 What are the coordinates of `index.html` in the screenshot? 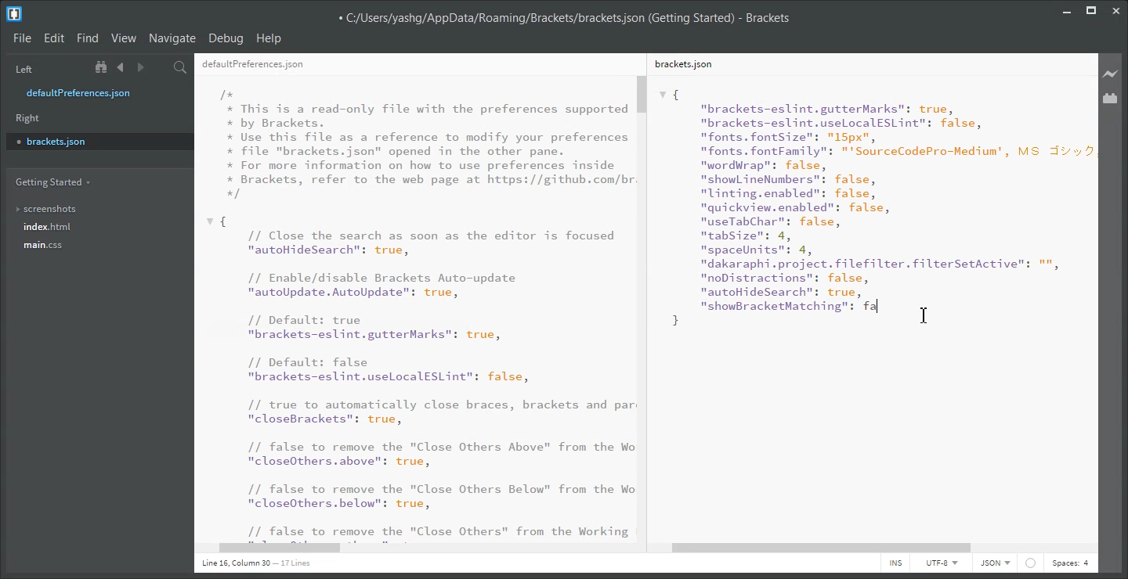 It's located at (48, 227).